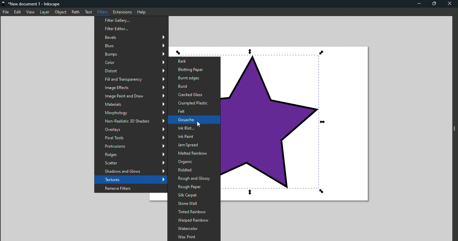  I want to click on Shadows and glows, so click(131, 171).